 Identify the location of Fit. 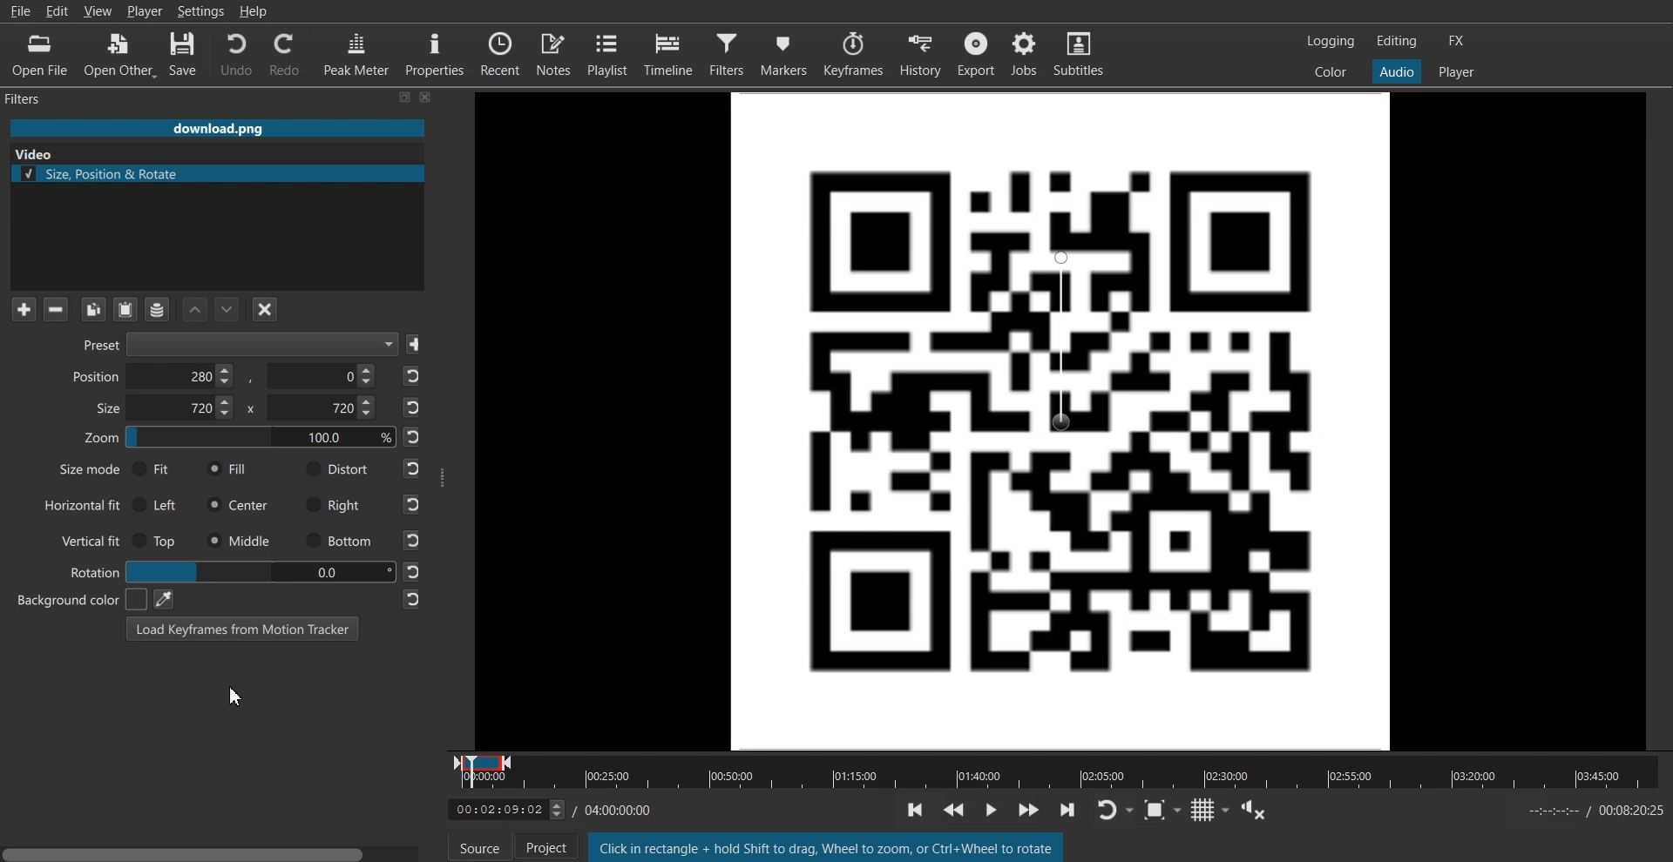
(152, 468).